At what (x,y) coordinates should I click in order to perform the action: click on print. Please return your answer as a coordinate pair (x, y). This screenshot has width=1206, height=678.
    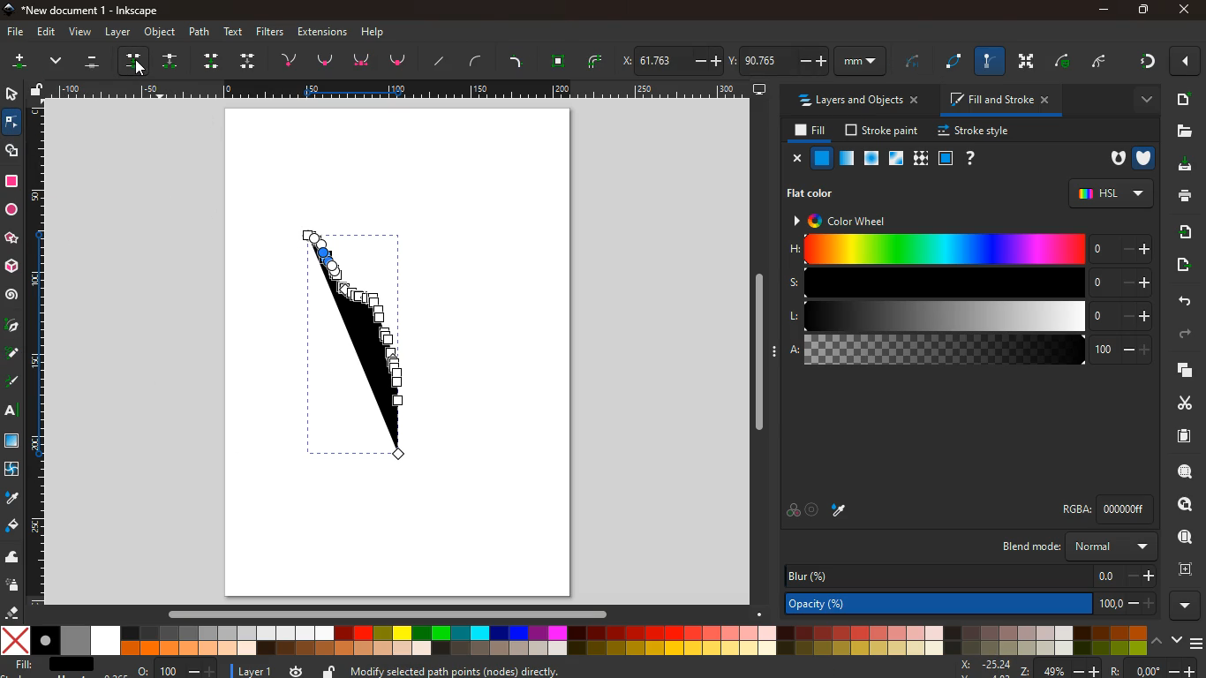
    Looking at the image, I should click on (1184, 197).